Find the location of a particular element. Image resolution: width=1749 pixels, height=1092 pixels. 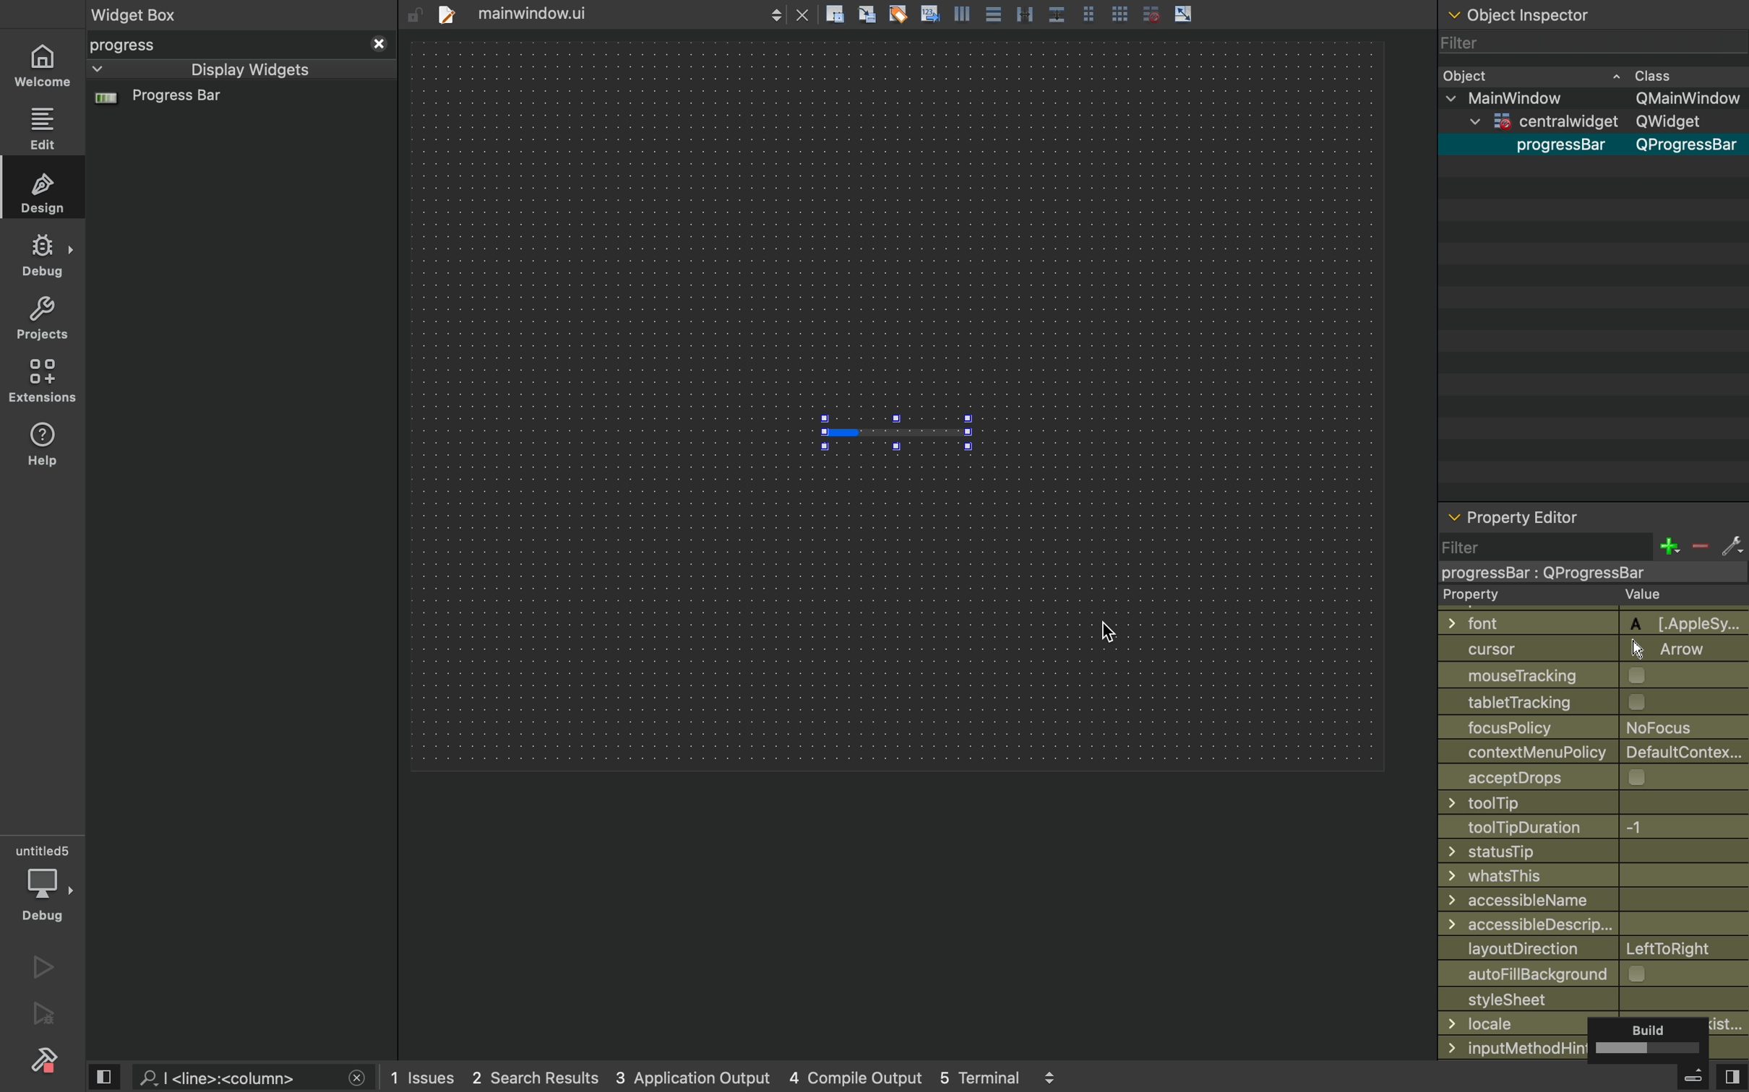

QProgressBar is located at coordinates (1688, 146).